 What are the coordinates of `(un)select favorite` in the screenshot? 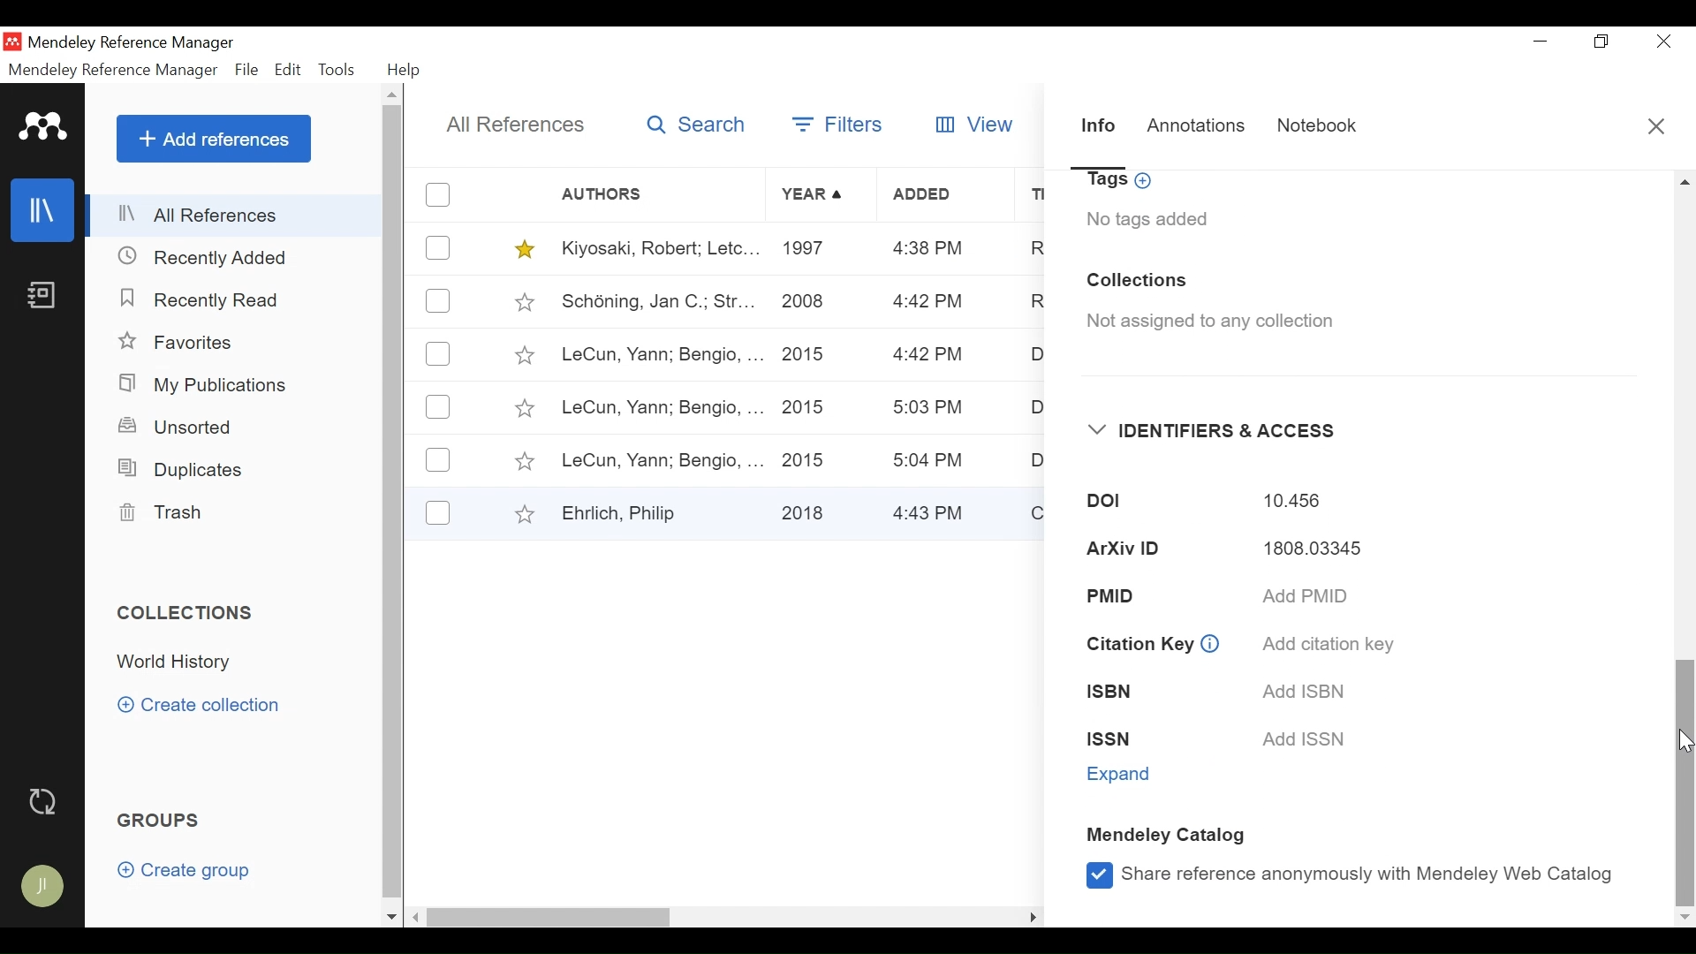 It's located at (521, 301).